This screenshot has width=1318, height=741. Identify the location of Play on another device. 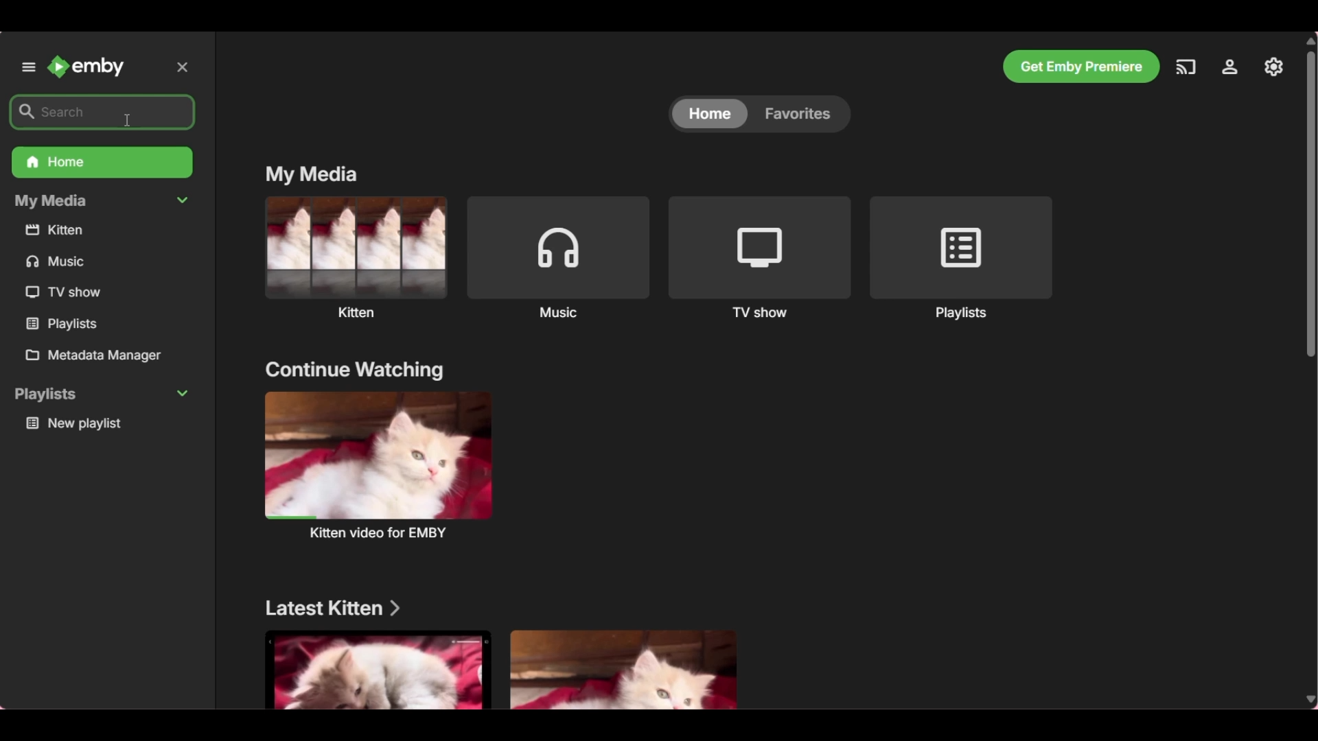
(1185, 67).